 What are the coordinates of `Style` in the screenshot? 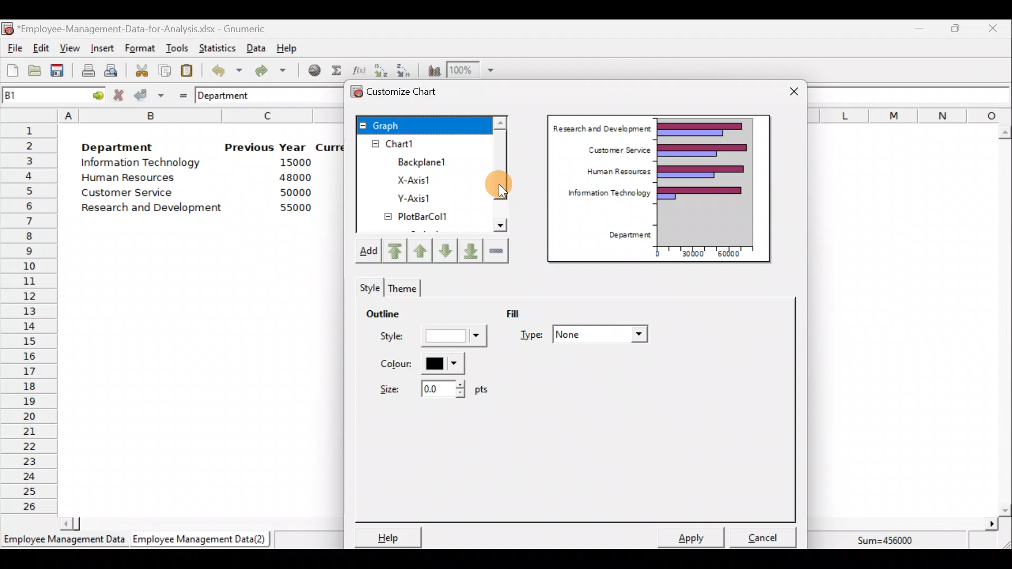 It's located at (435, 339).